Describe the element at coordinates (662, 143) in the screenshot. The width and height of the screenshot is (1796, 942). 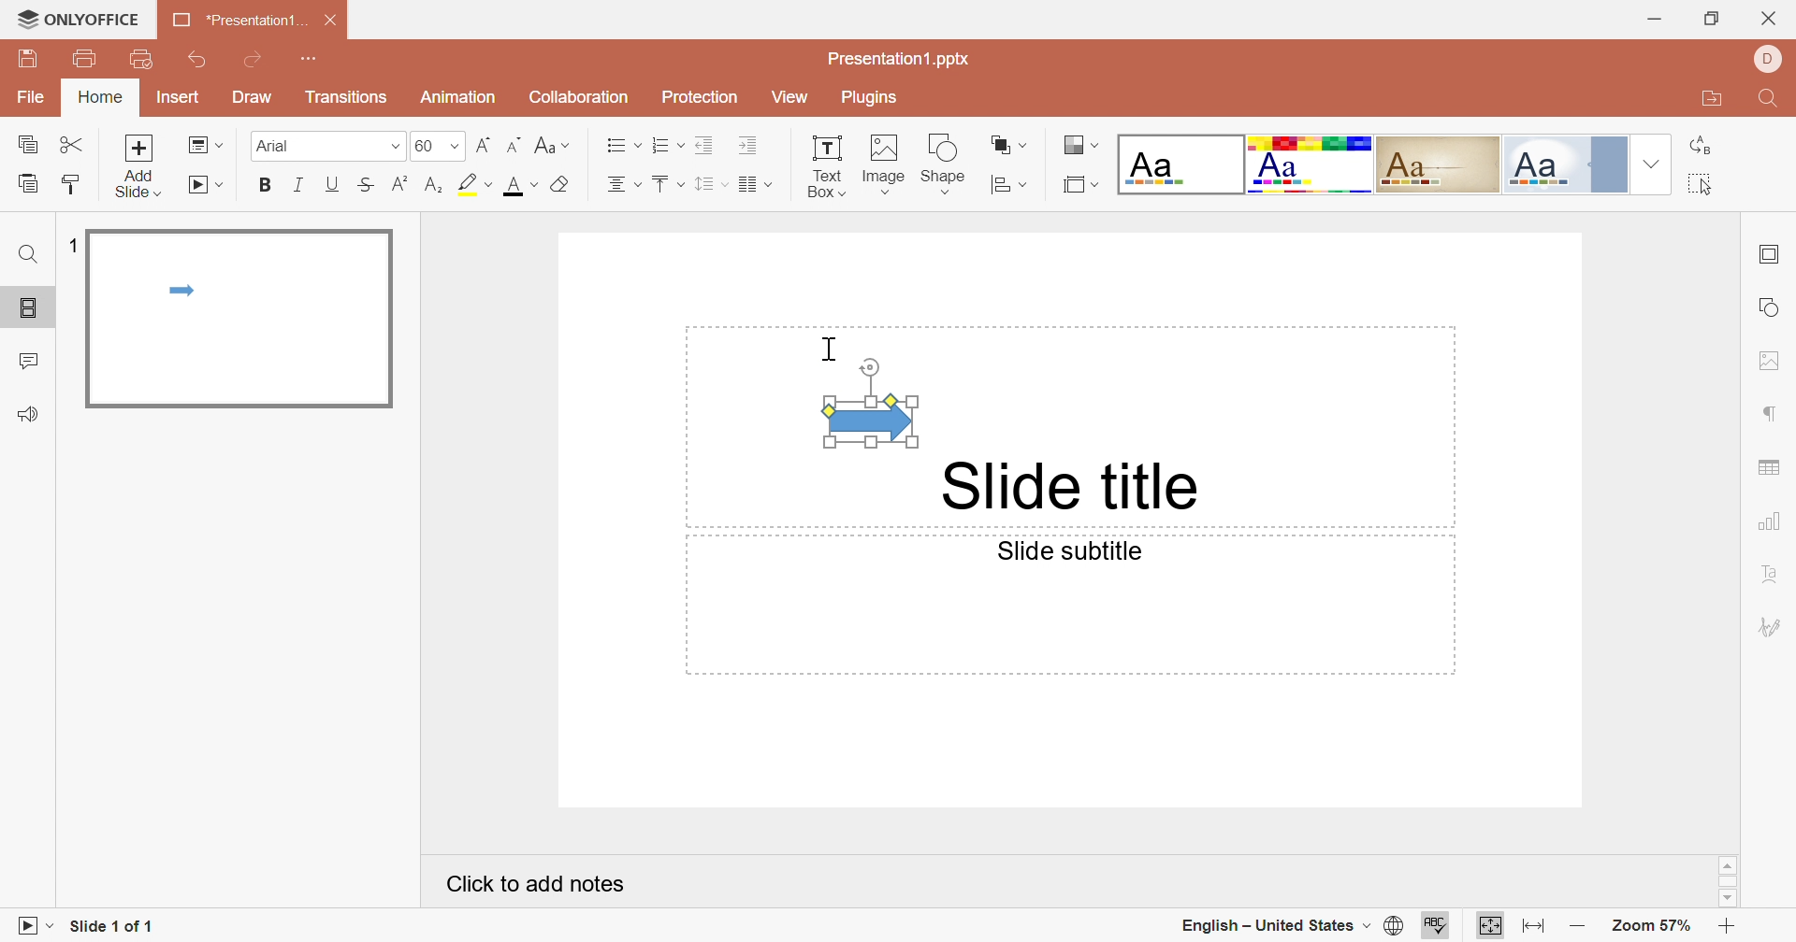
I see `Numbering` at that location.